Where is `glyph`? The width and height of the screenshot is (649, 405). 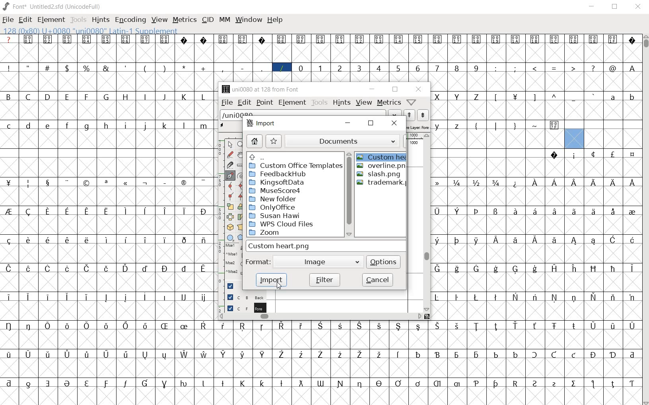 glyph is located at coordinates (223, 354).